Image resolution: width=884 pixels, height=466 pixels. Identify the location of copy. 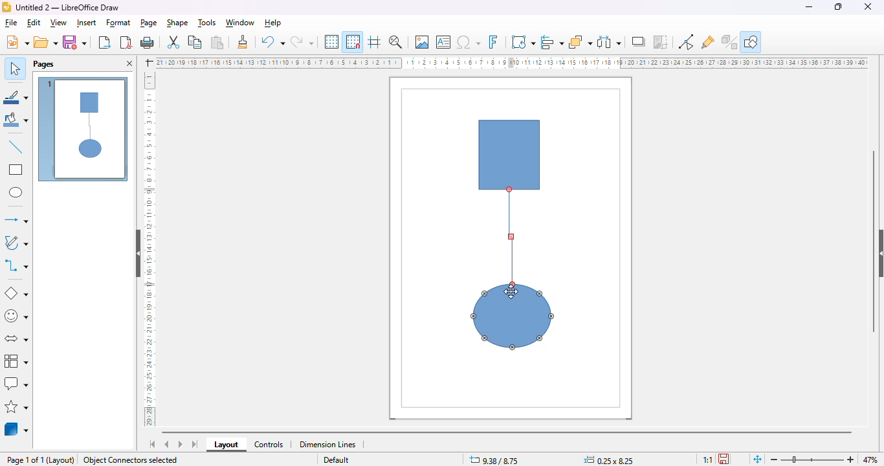
(195, 42).